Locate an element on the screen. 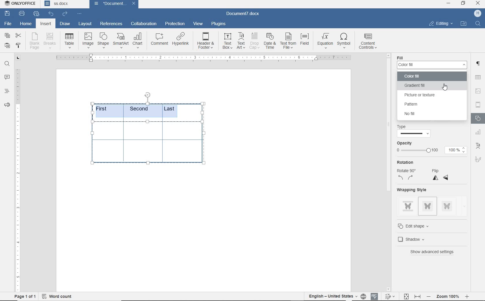 The width and height of the screenshot is (485, 301). spell checking is located at coordinates (375, 296).